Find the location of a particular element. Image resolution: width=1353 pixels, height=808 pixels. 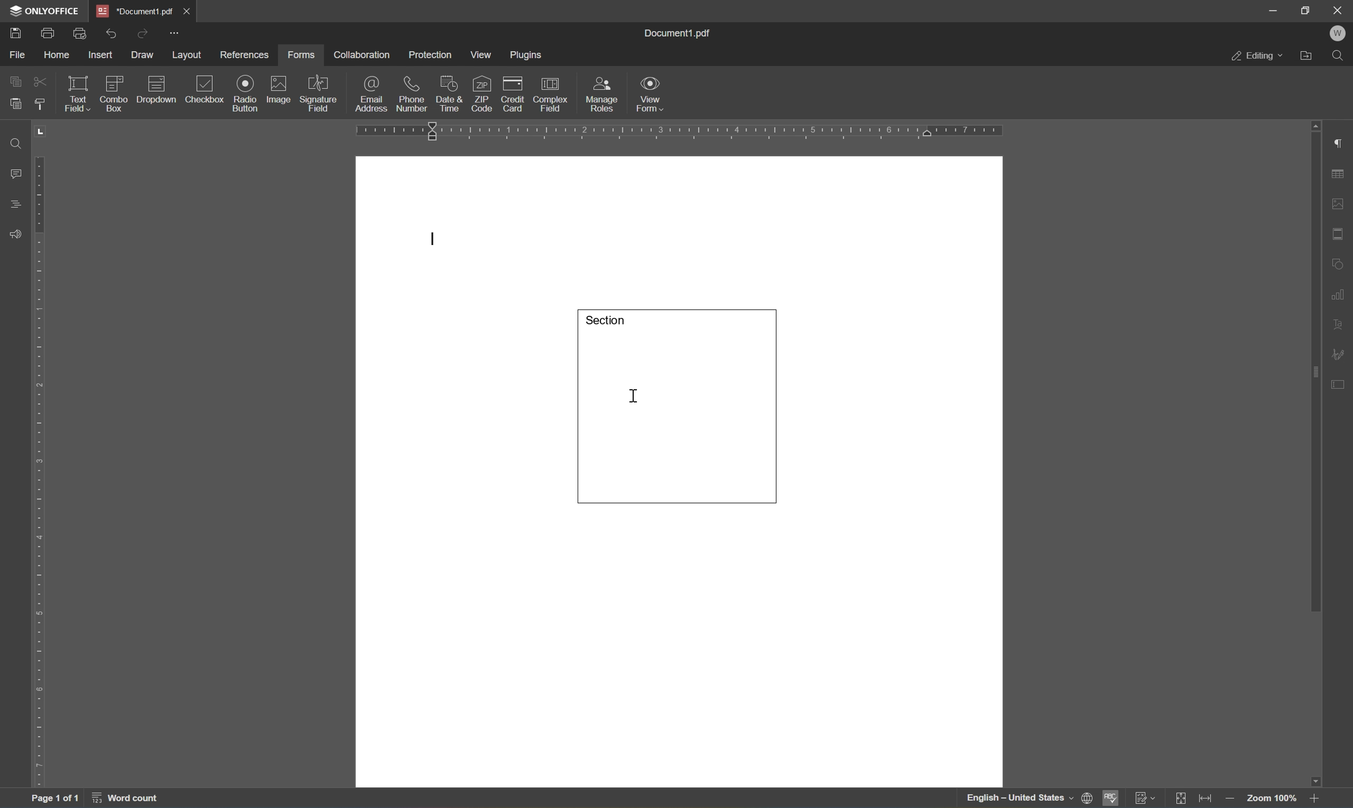

close is located at coordinates (188, 10).